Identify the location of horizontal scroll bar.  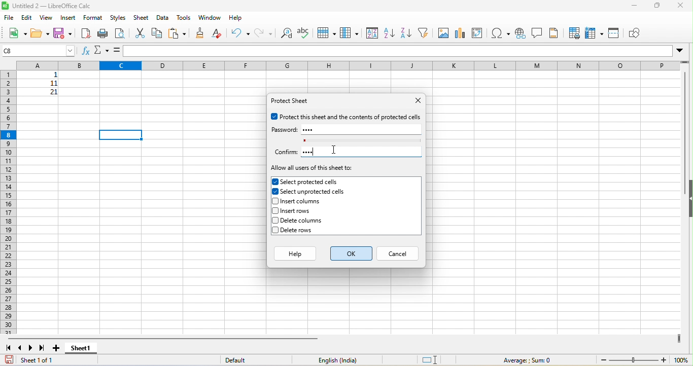
(166, 338).